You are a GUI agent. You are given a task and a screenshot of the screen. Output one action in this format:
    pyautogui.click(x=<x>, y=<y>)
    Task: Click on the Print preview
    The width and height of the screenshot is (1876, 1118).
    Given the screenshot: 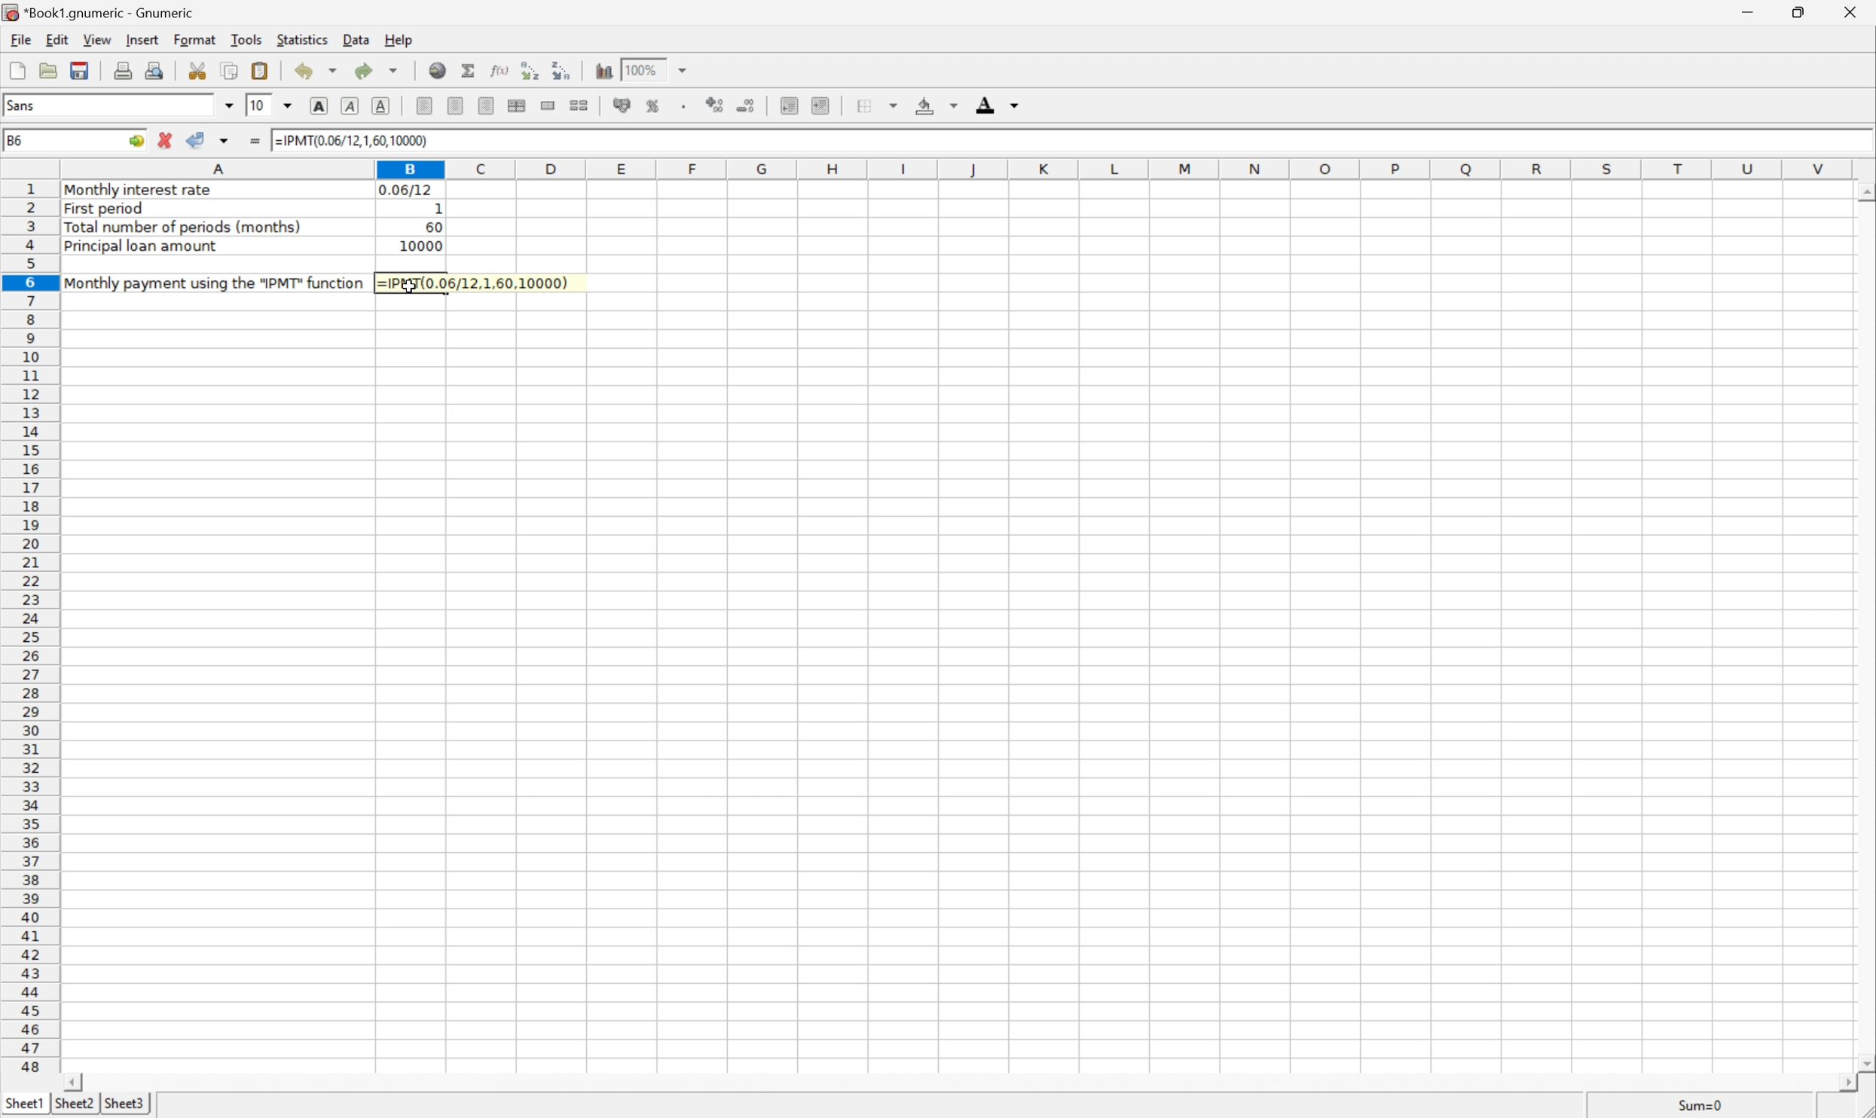 What is the action you would take?
    pyautogui.click(x=156, y=69)
    